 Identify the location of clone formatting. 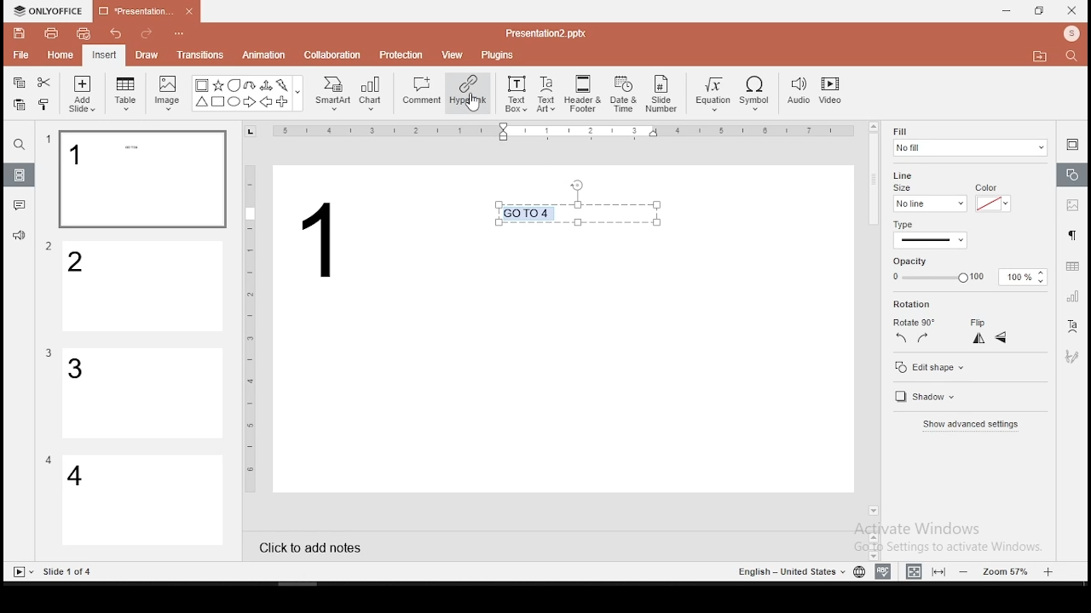
(44, 104).